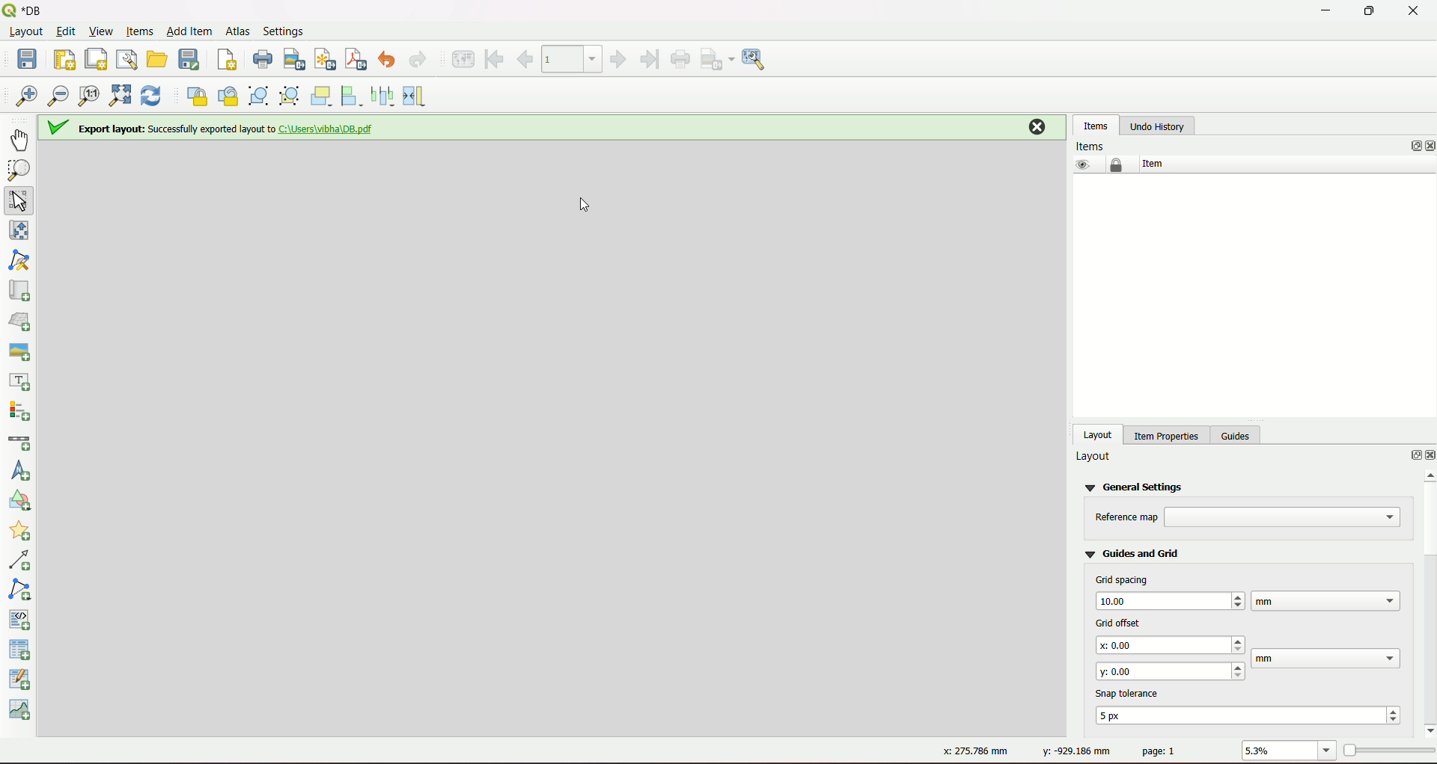 This screenshot has height=764, width=1437. What do you see at coordinates (526, 59) in the screenshot?
I see `previous feature` at bounding box center [526, 59].